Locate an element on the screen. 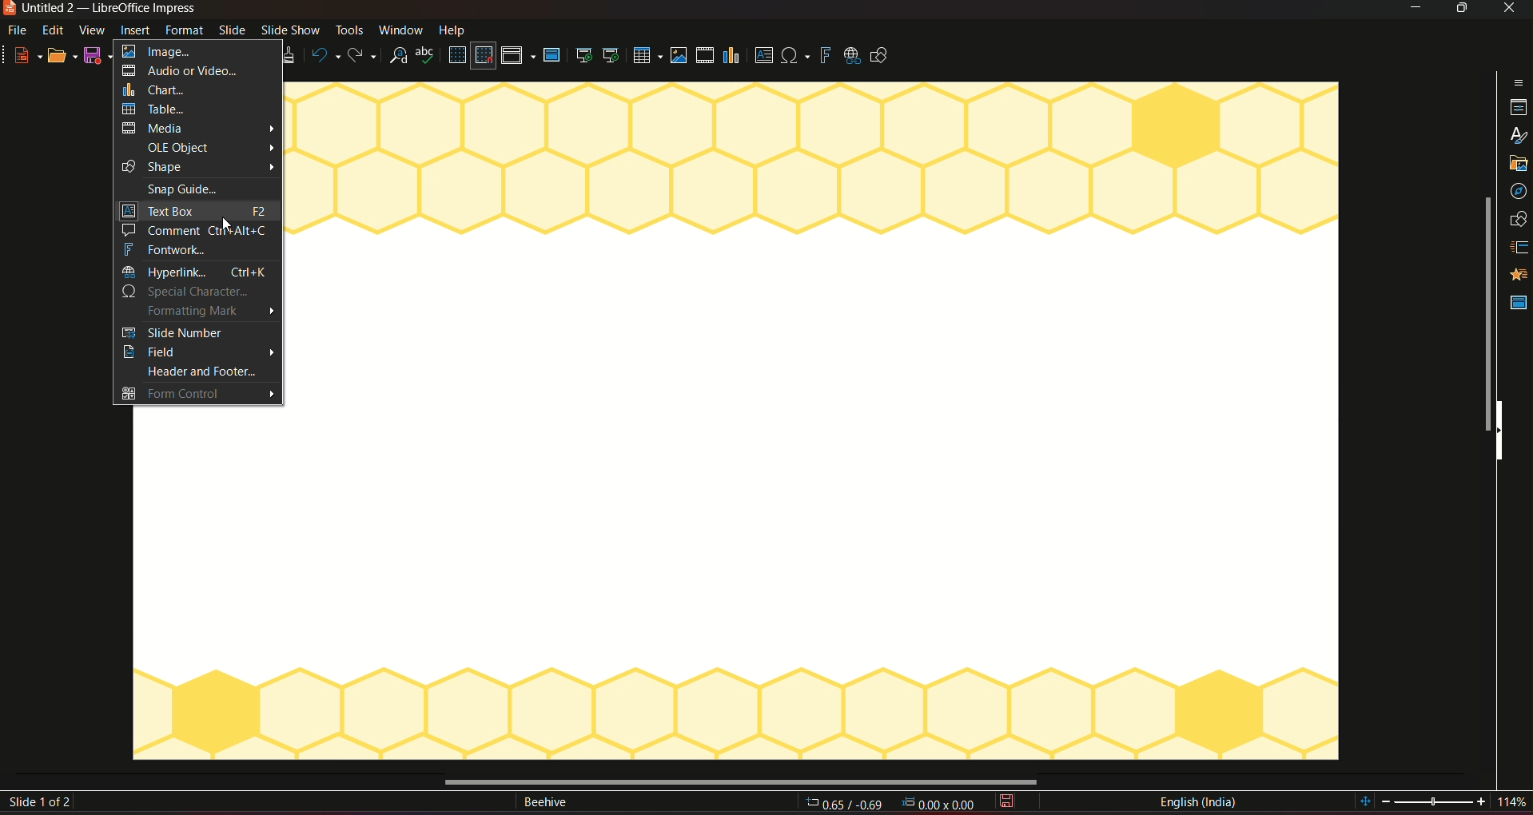  insert special character is located at coordinates (794, 54).